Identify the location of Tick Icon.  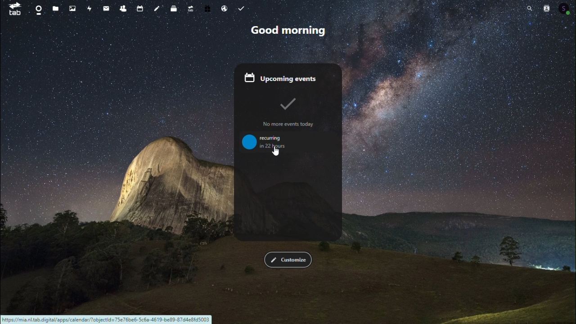
(288, 104).